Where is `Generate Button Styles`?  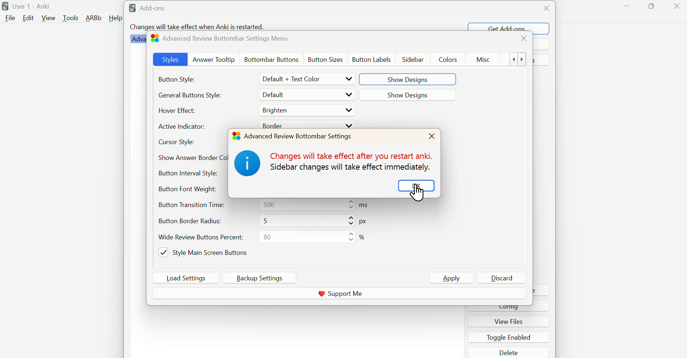 Generate Button Styles is located at coordinates (191, 95).